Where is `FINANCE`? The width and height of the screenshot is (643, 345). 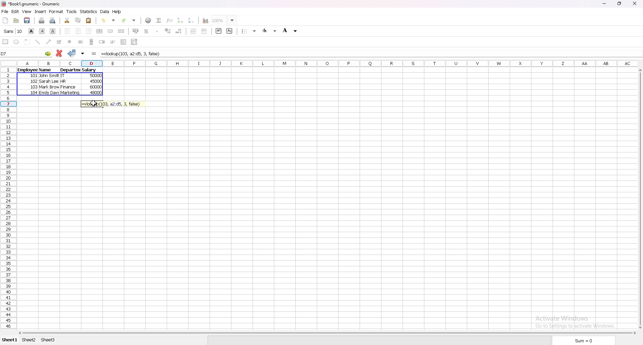
FINANCE is located at coordinates (70, 87).